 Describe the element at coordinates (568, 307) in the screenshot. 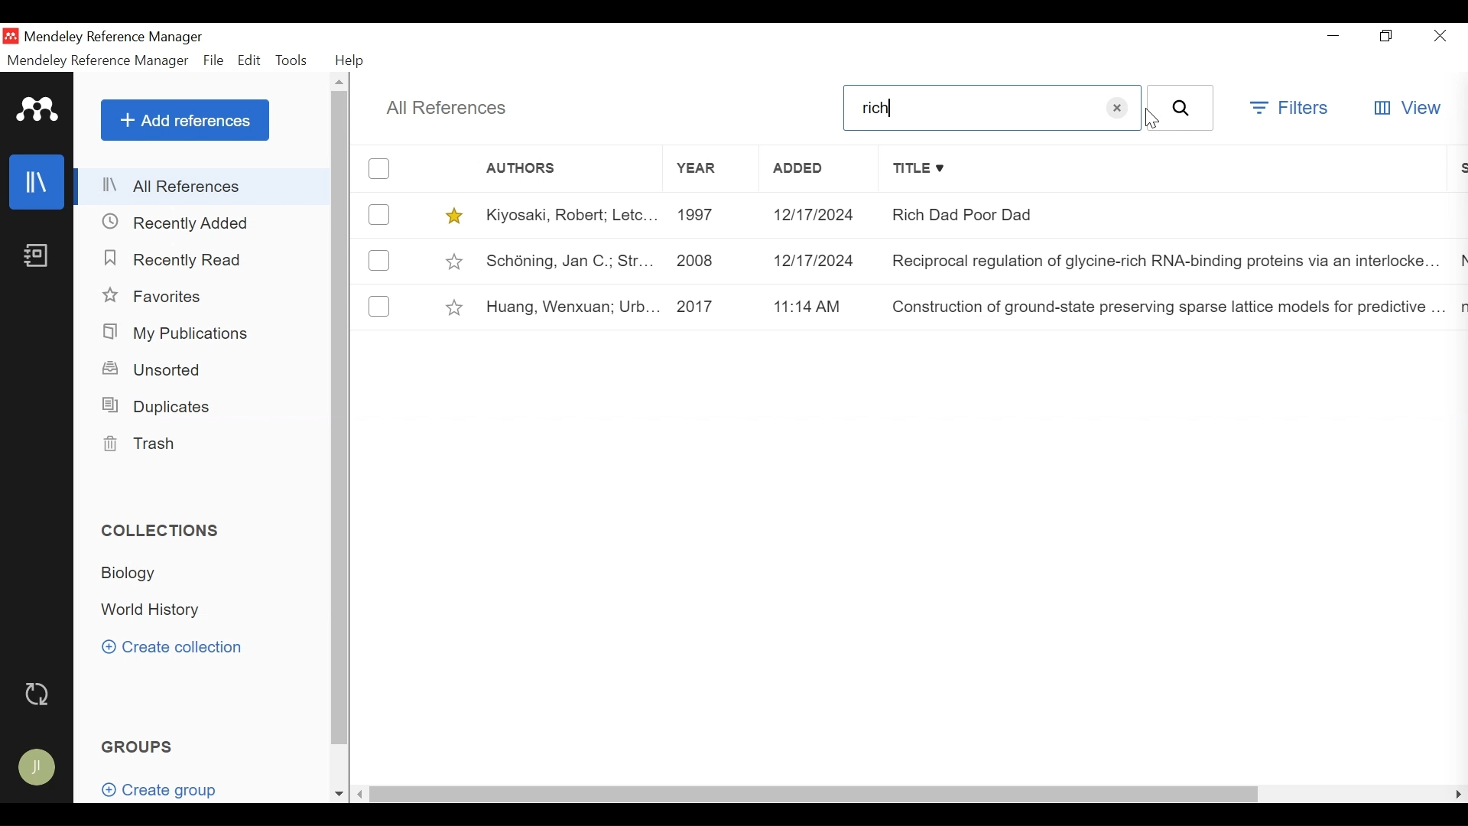

I see `Huang, Wenxuan` at that location.